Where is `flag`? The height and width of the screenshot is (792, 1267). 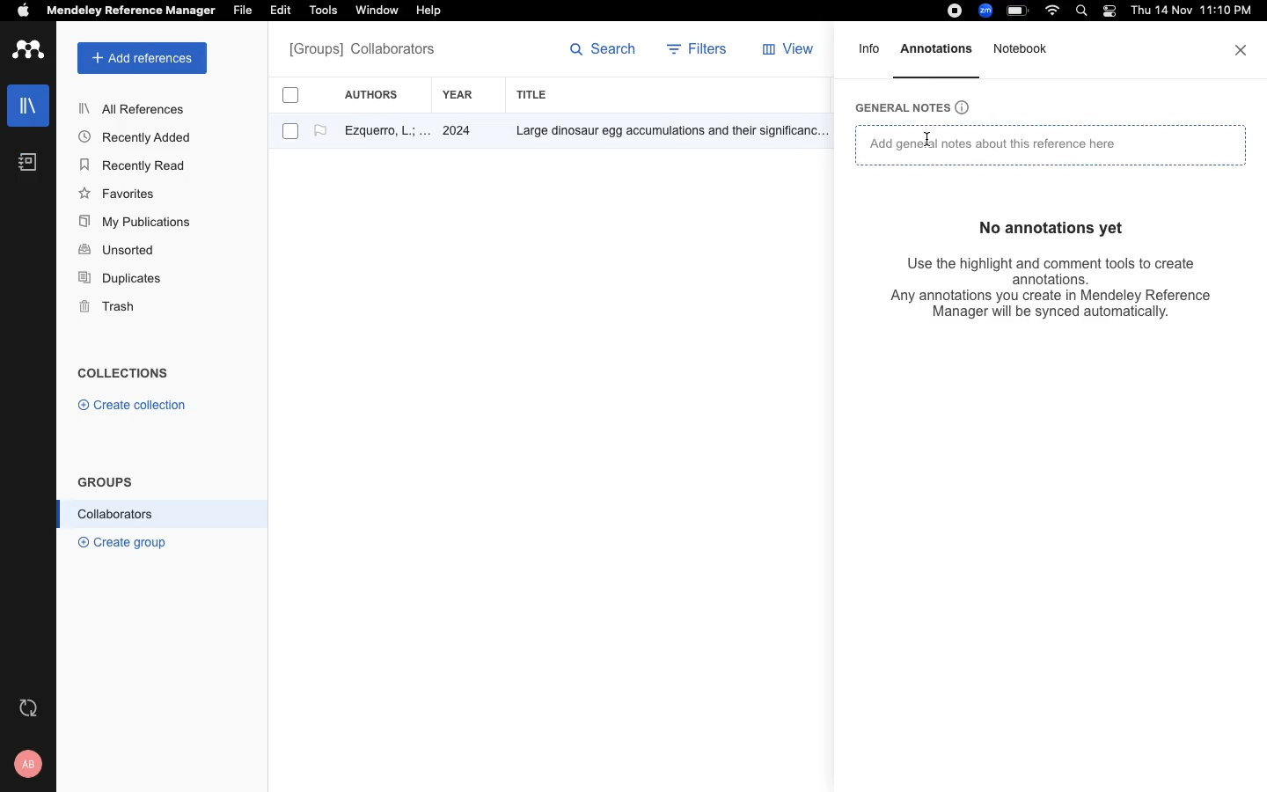 flag is located at coordinates (320, 131).